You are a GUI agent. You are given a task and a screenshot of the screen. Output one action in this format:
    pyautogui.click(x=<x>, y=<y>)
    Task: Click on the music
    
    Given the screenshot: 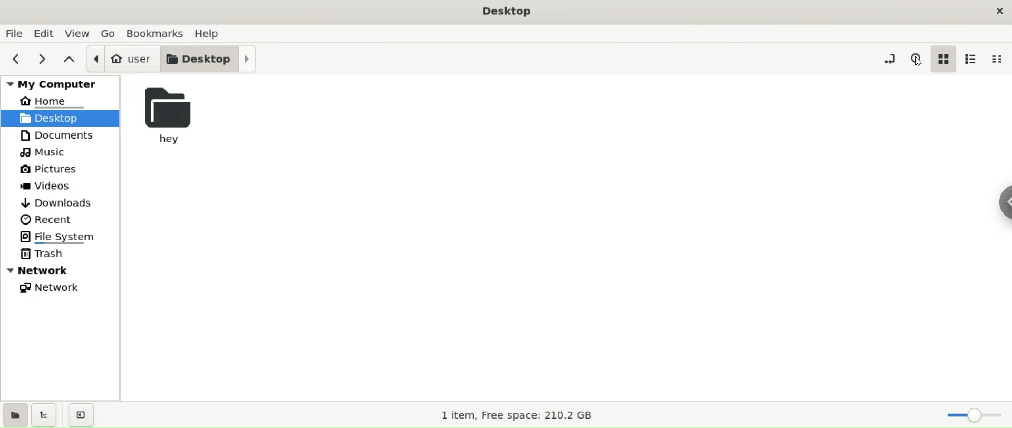 What is the action you would take?
    pyautogui.click(x=60, y=151)
    